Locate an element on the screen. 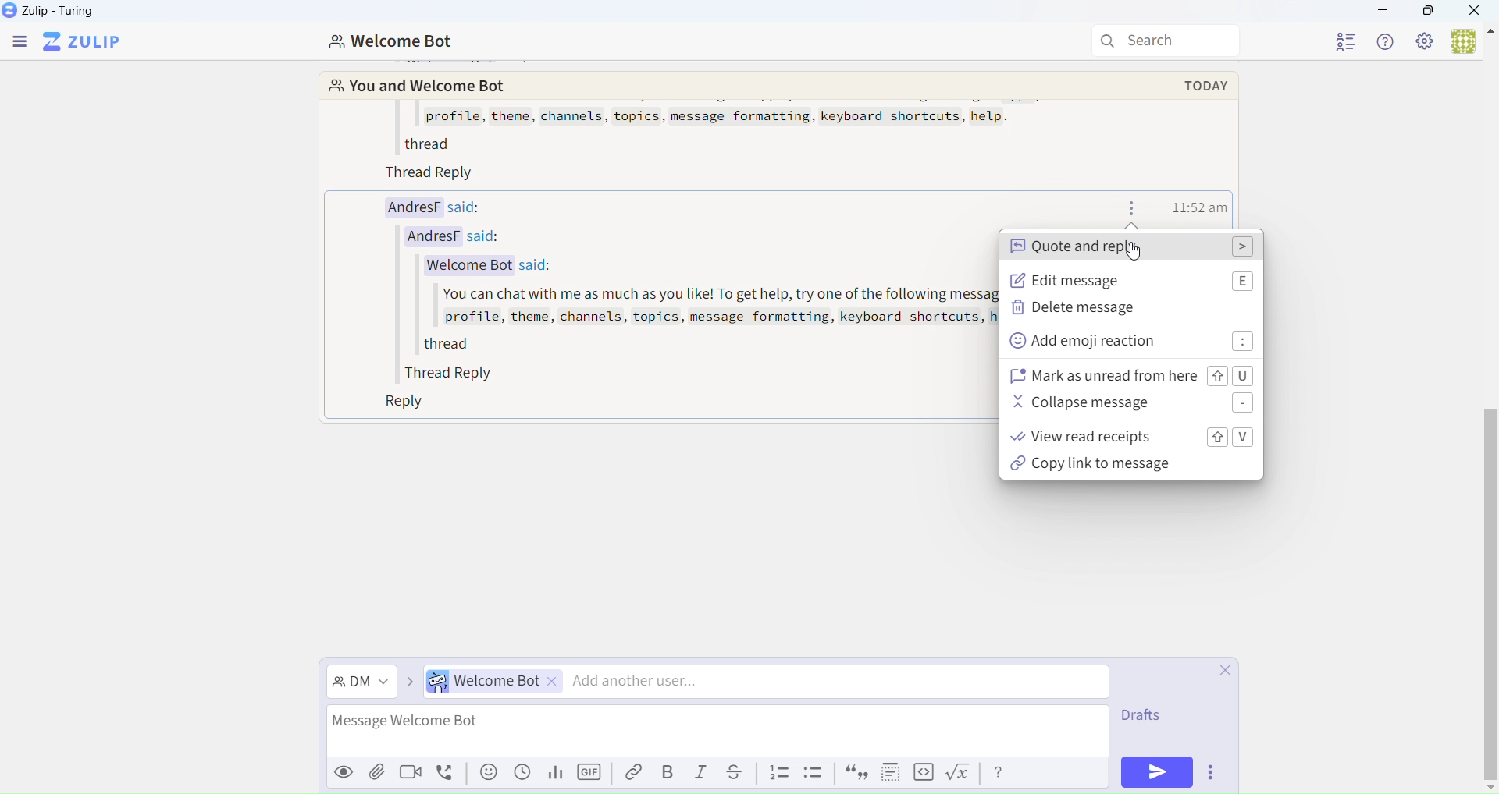  edit message is located at coordinates (1130, 281).